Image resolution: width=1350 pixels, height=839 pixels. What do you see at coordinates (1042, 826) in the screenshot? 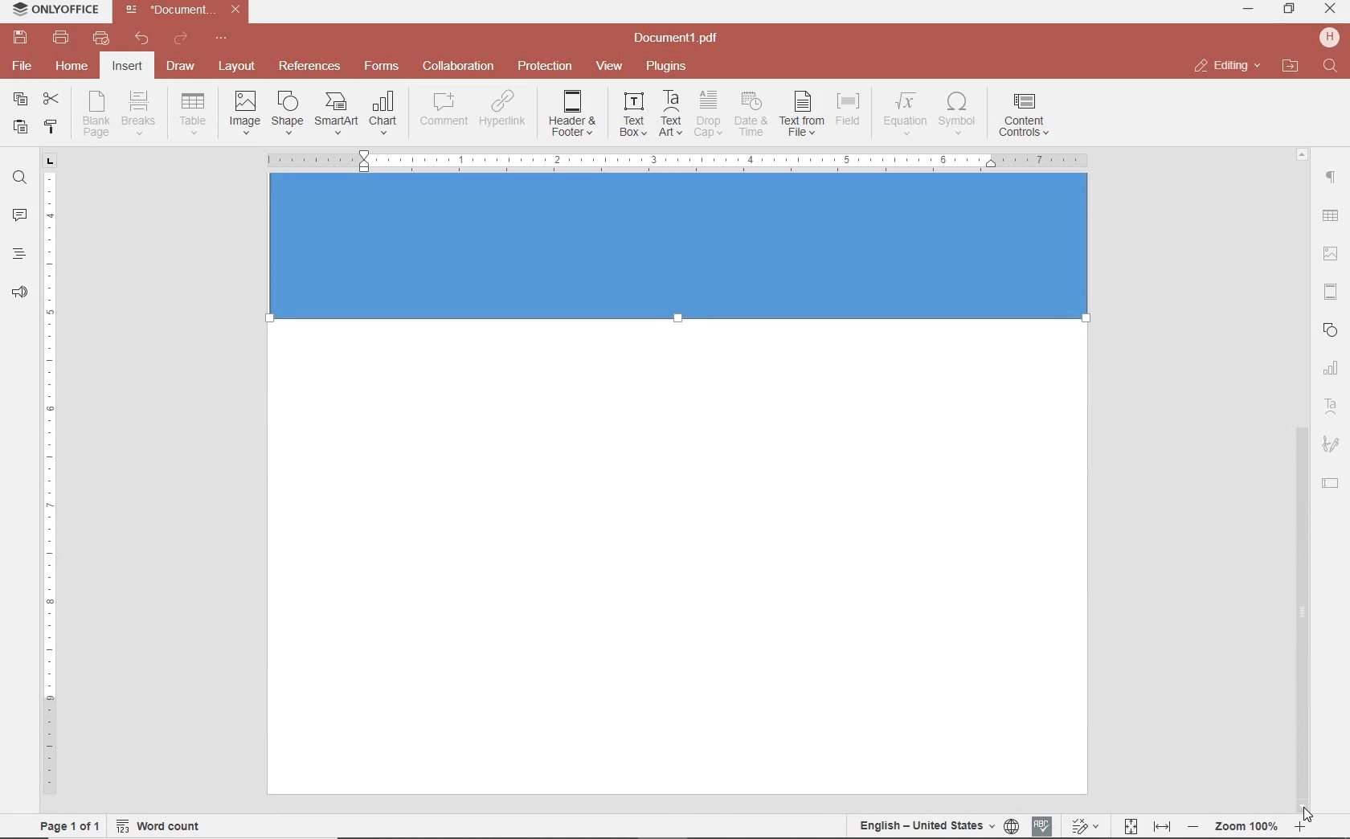
I see `spell checking` at bounding box center [1042, 826].